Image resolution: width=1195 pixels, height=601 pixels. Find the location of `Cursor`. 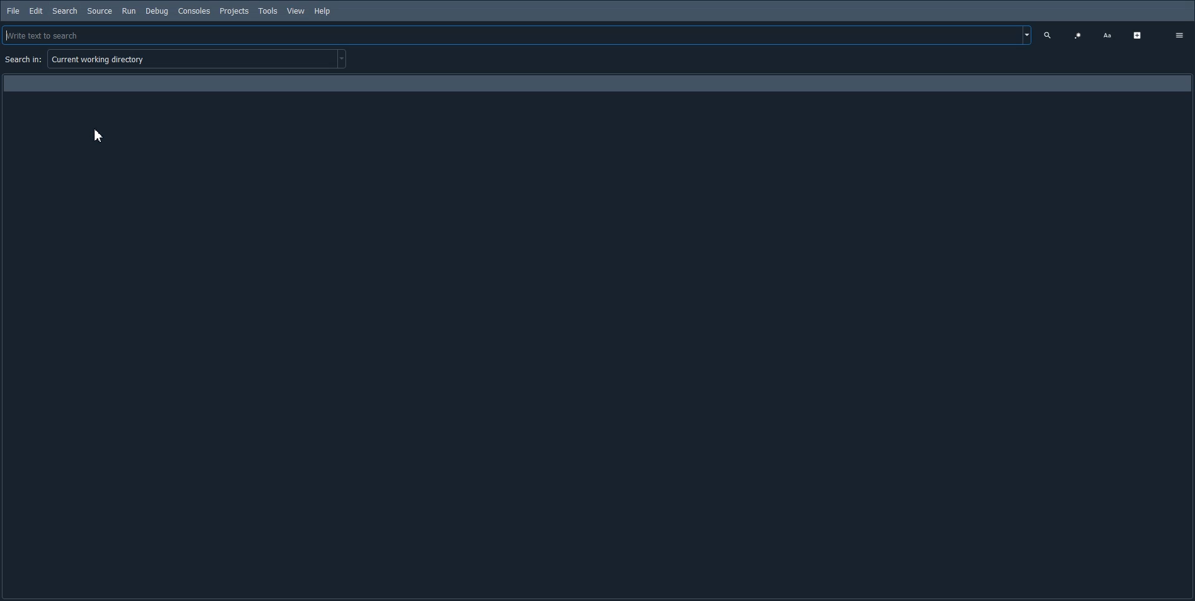

Cursor is located at coordinates (100, 134).